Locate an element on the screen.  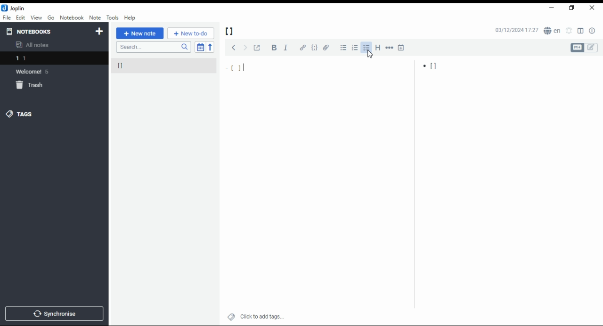
bulleted list is located at coordinates (342, 48).